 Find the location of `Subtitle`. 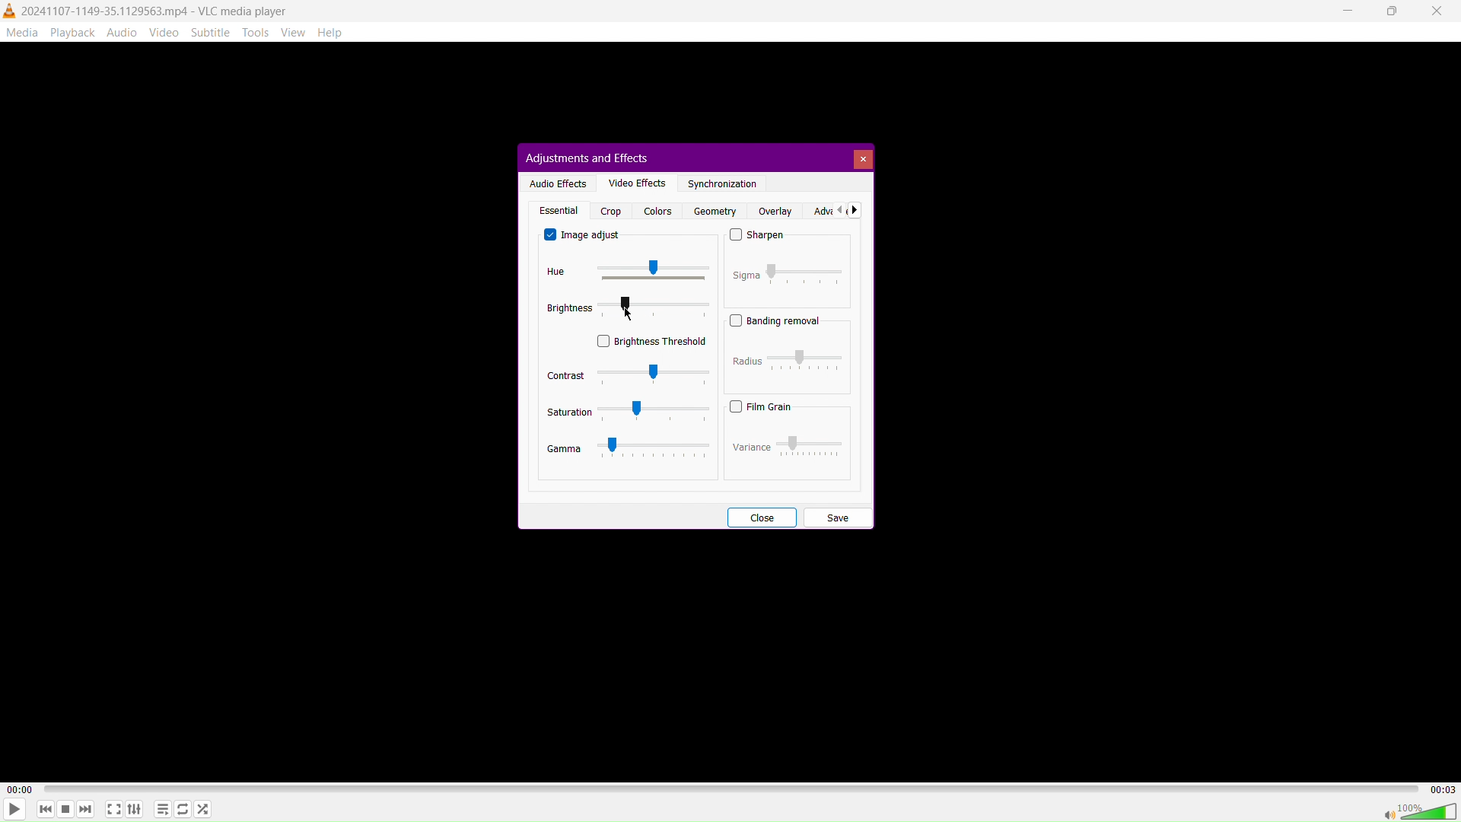

Subtitle is located at coordinates (212, 32).